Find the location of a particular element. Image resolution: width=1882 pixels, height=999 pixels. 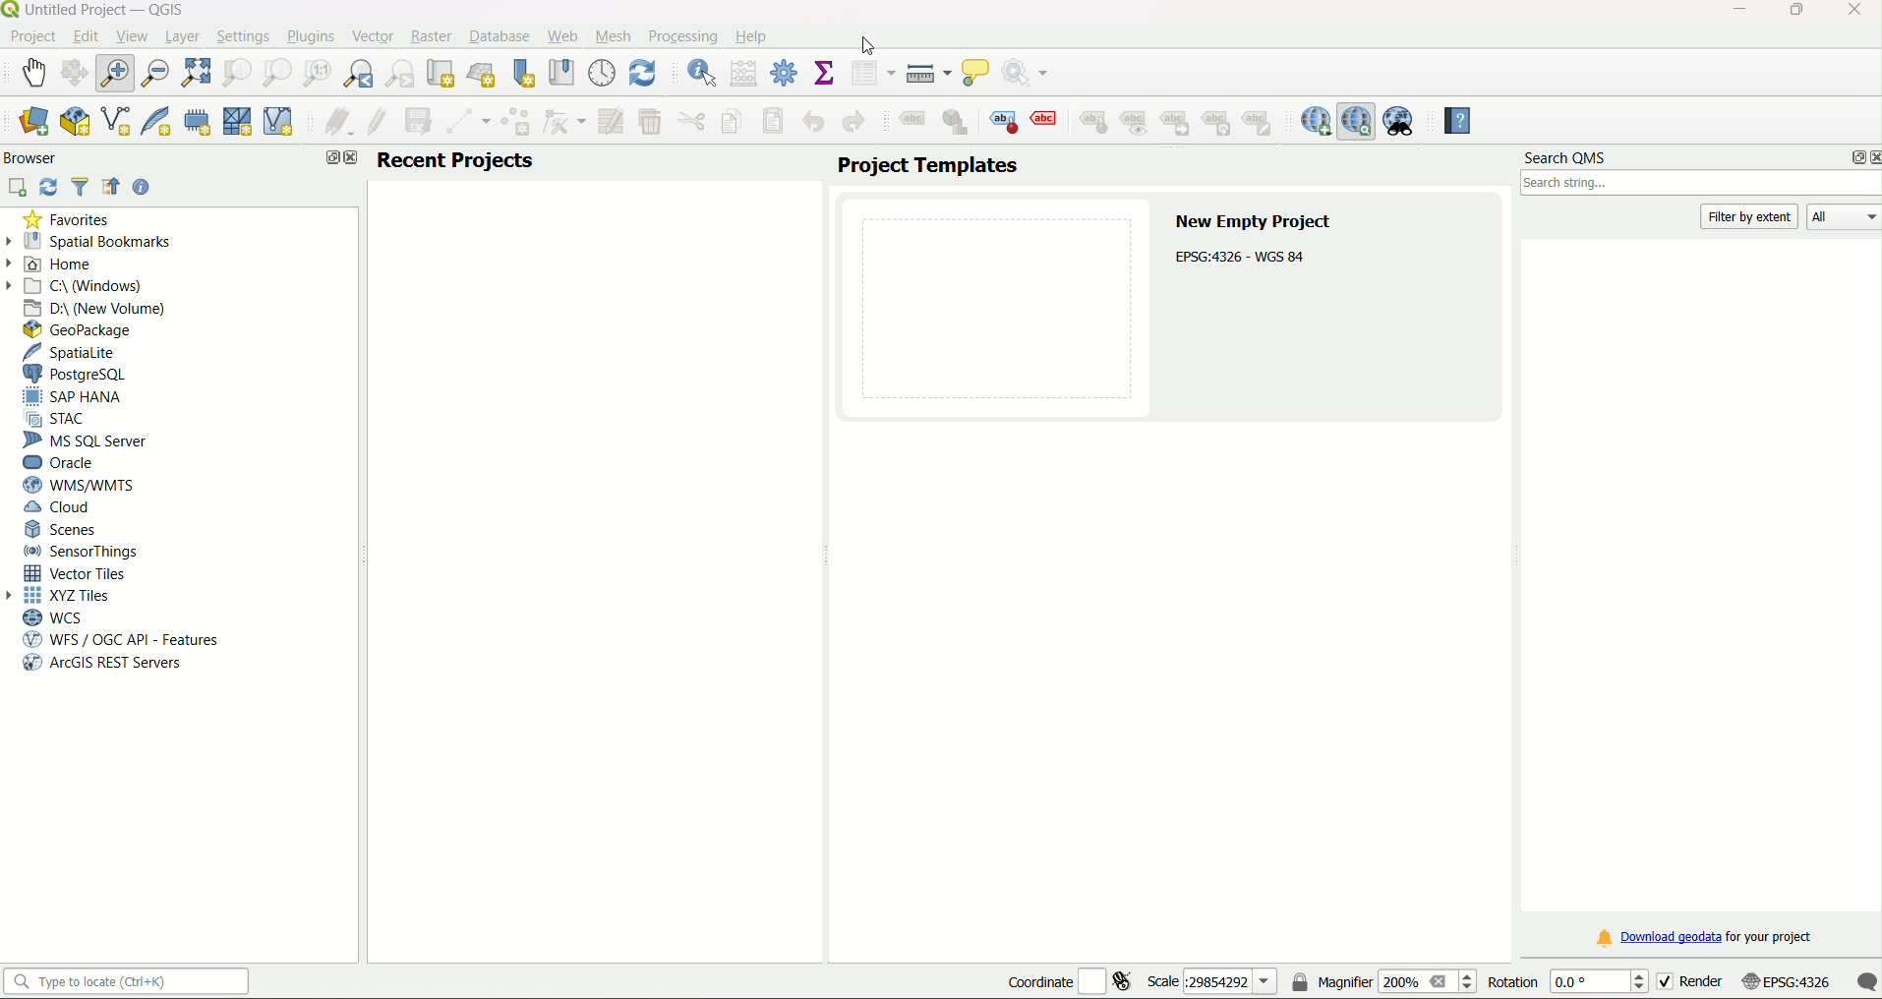

new 3D map view is located at coordinates (484, 73).